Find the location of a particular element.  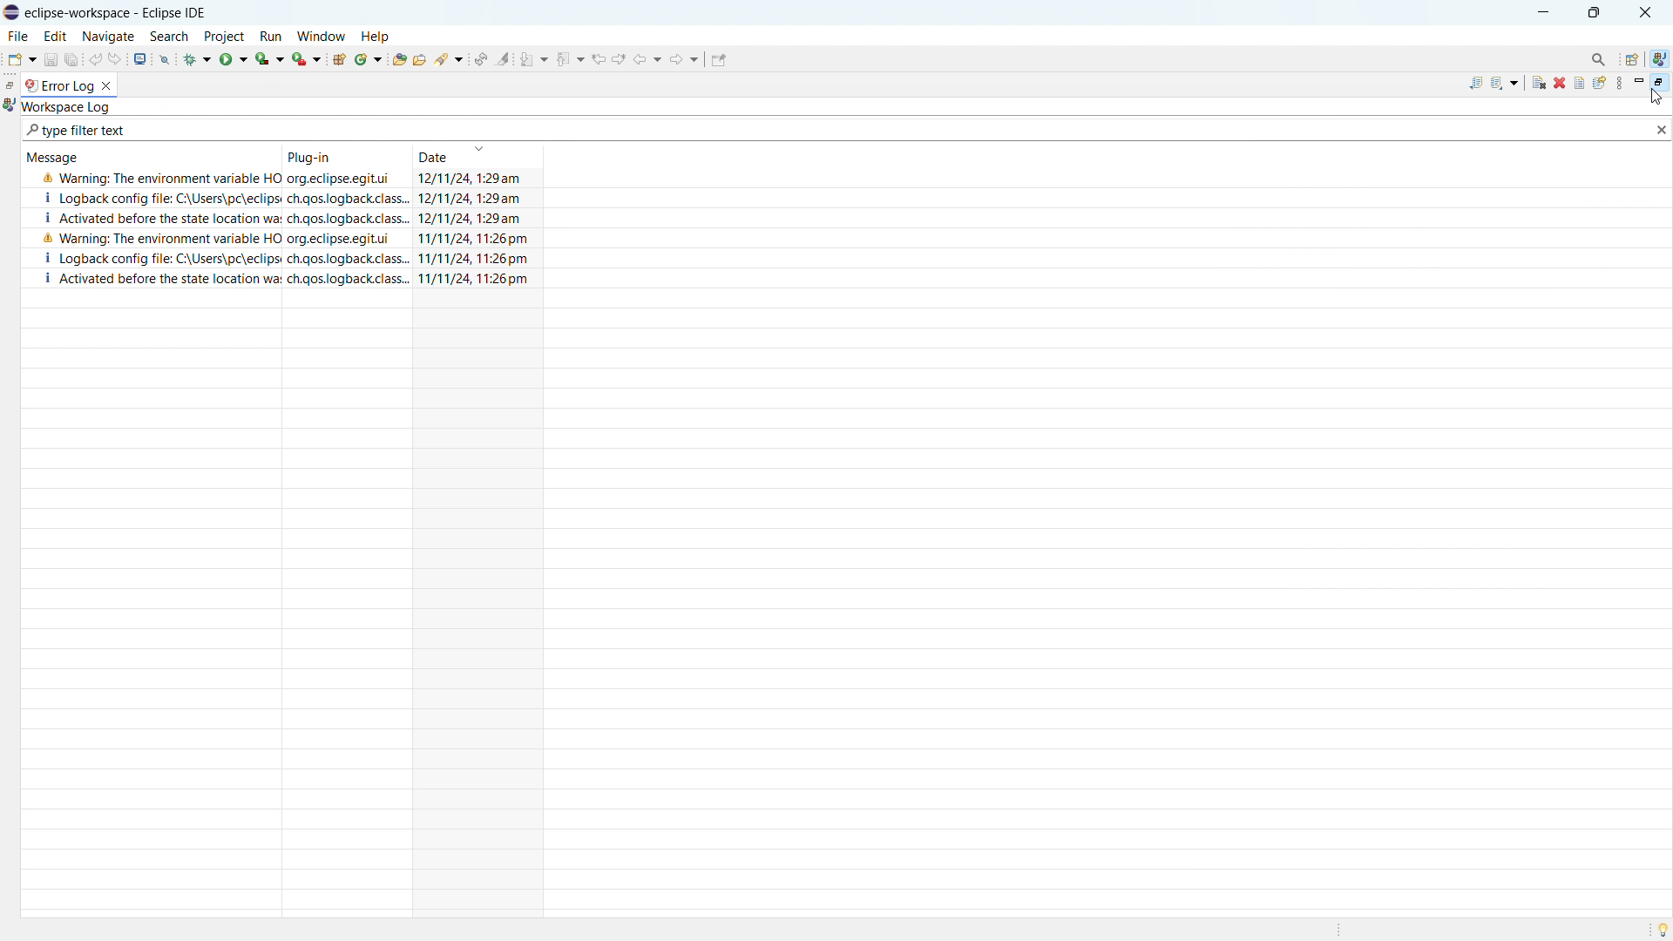

m is located at coordinates (1637, 84).